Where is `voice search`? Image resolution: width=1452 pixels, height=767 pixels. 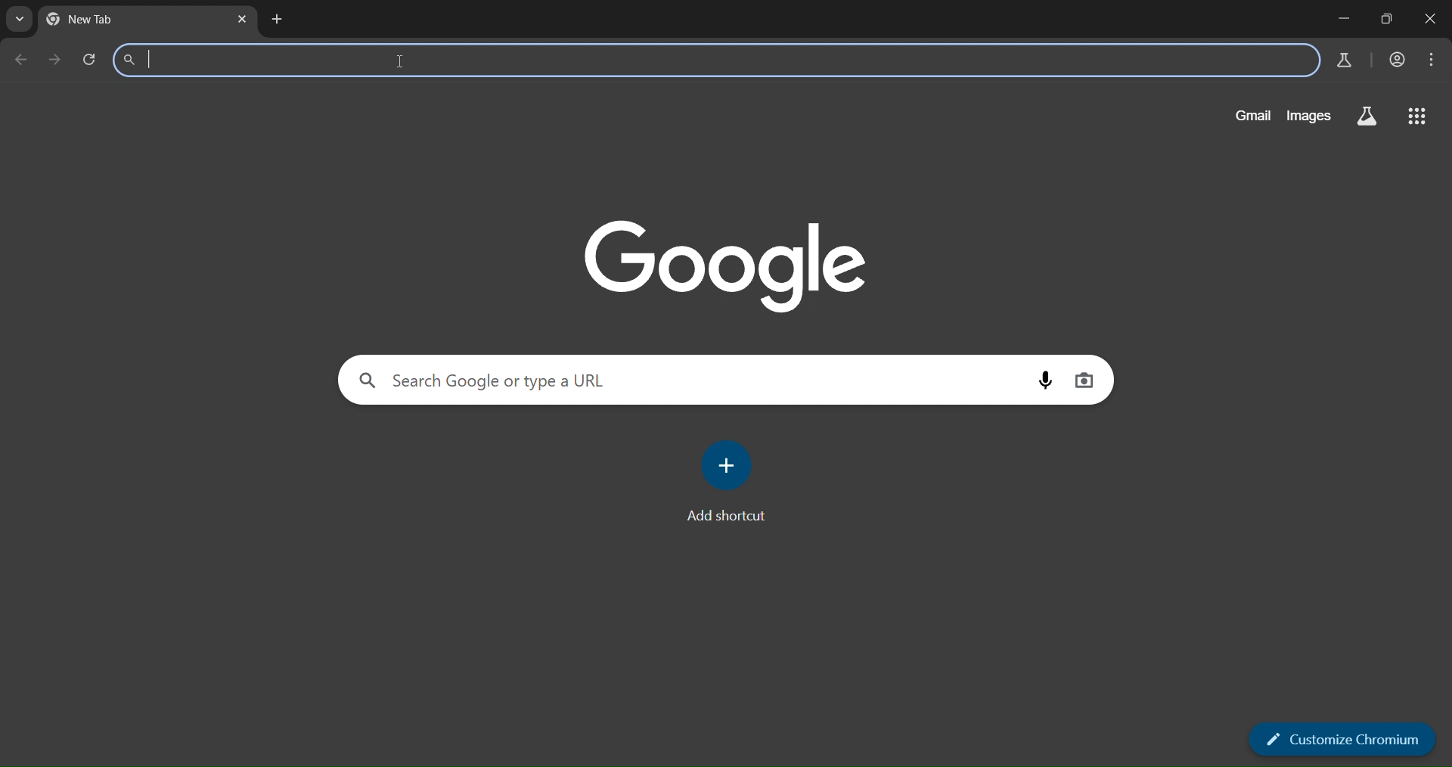
voice search is located at coordinates (1047, 382).